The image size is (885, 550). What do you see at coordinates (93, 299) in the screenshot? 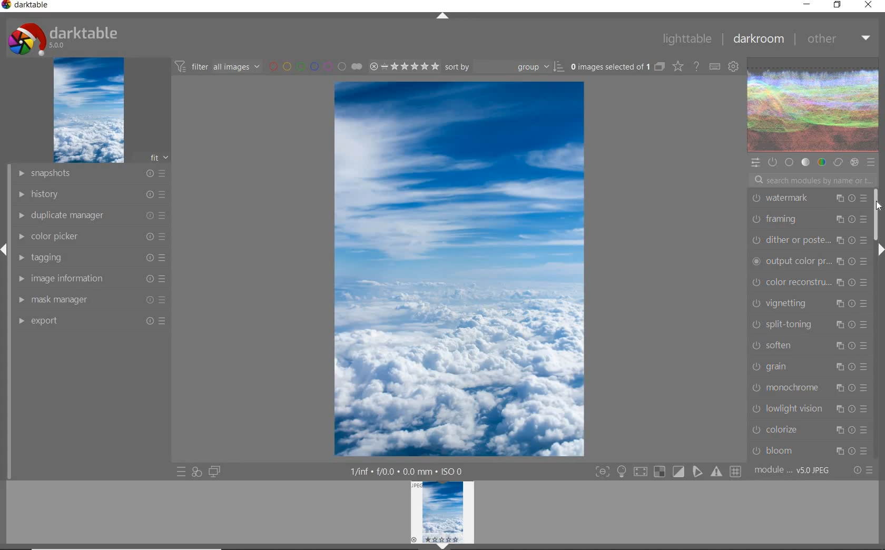
I see `MASK MANAGER` at bounding box center [93, 299].